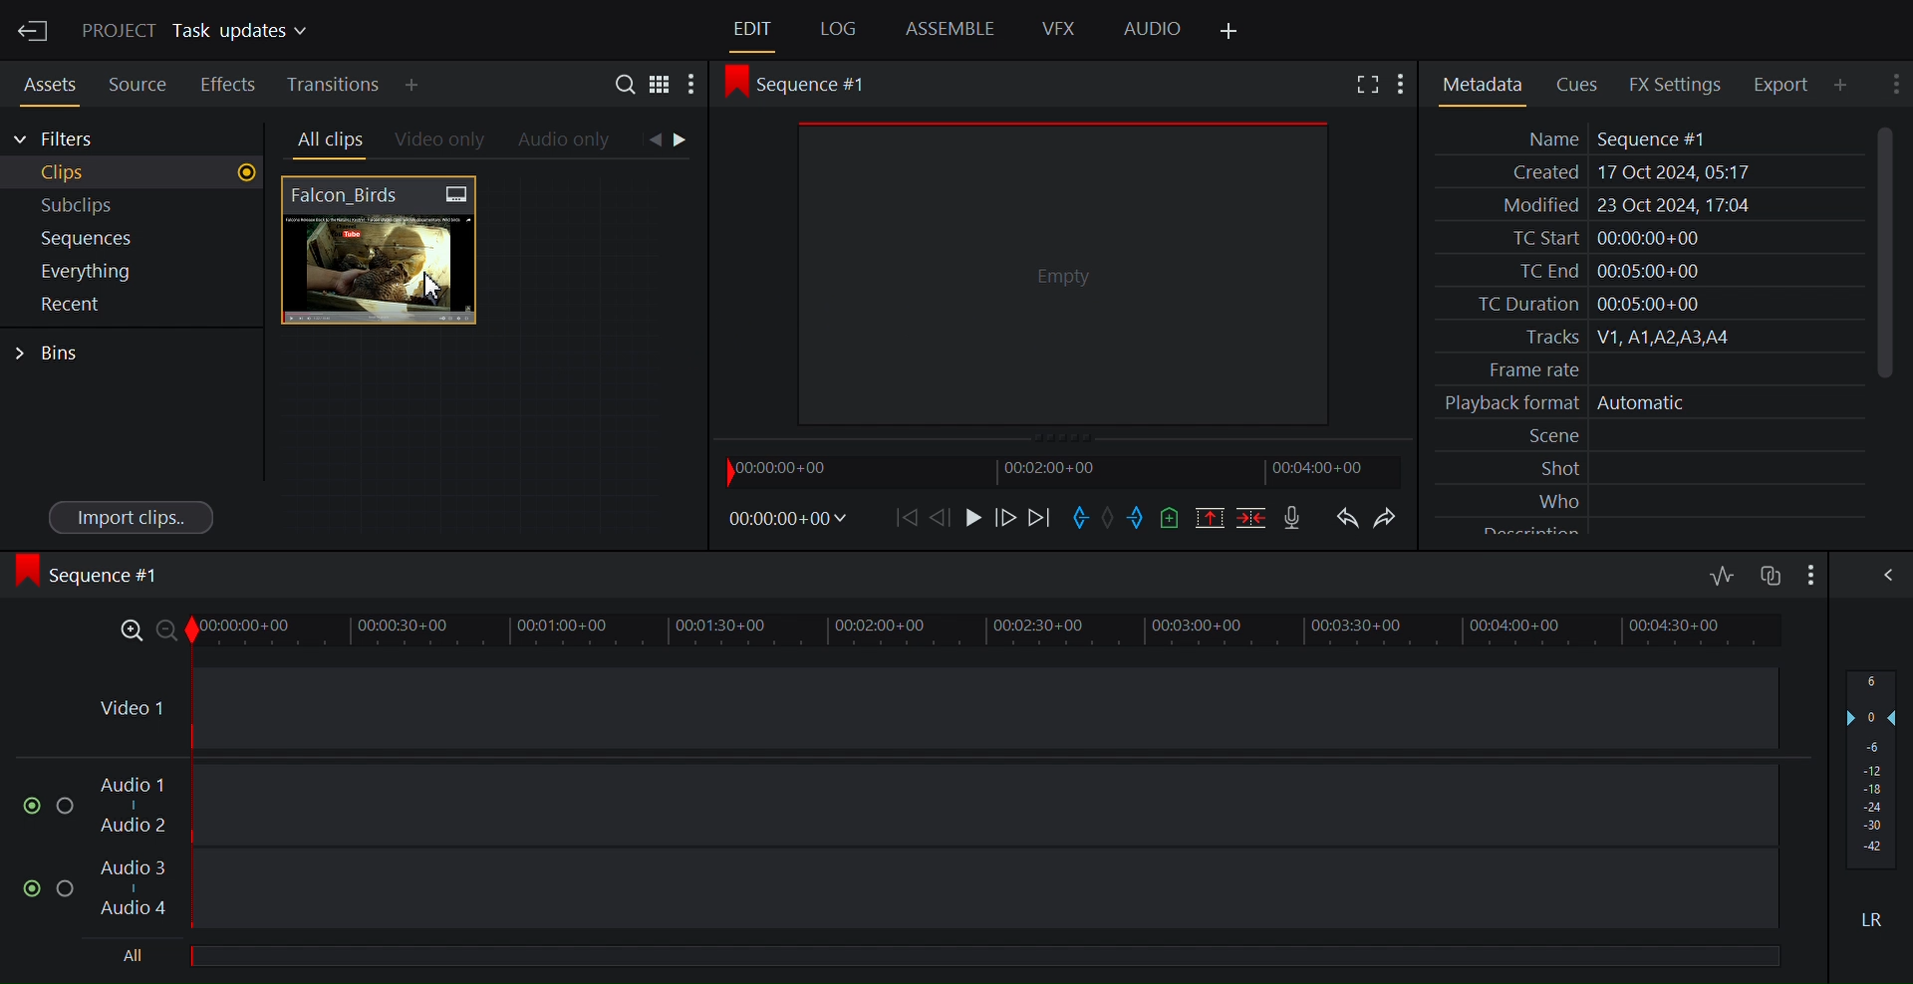 The height and width of the screenshot is (984, 1913). Describe the element at coordinates (336, 85) in the screenshot. I see `Transitition` at that location.